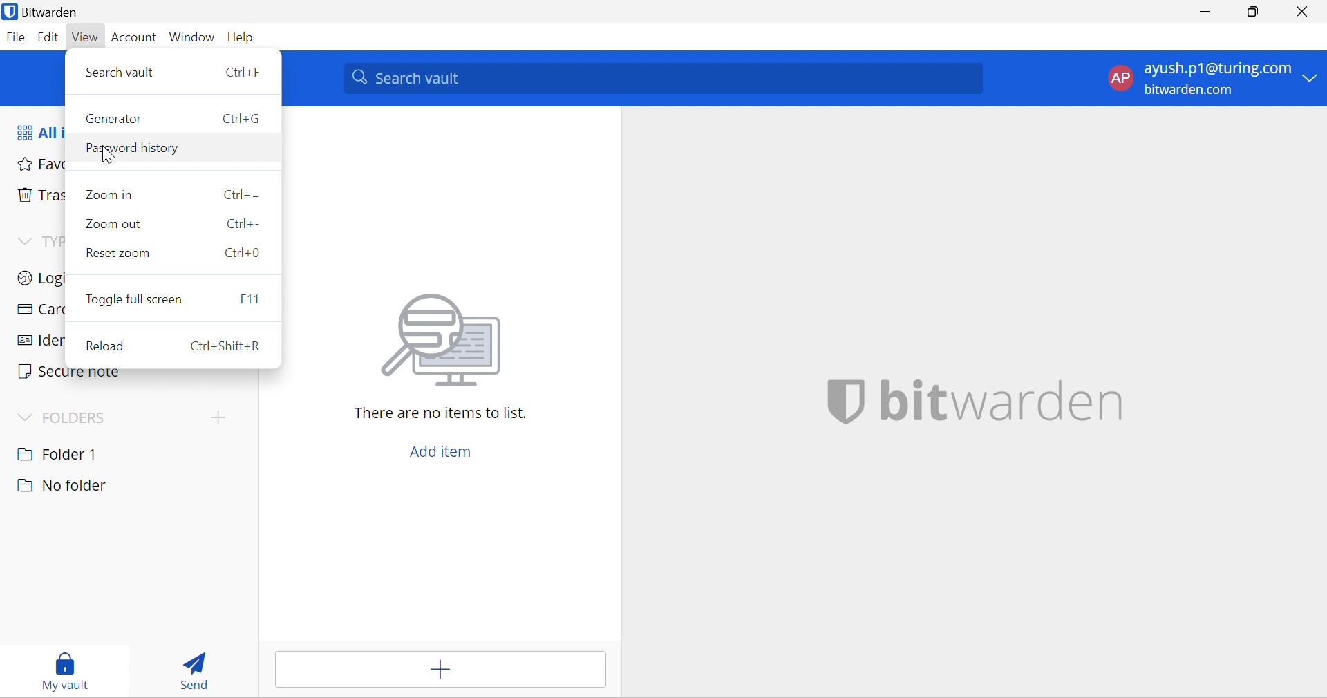  What do you see at coordinates (176, 70) in the screenshot?
I see `Search vault` at bounding box center [176, 70].